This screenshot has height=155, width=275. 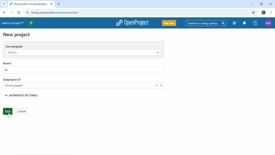 What do you see at coordinates (82, 53) in the screenshot?
I see `(None)` at bounding box center [82, 53].